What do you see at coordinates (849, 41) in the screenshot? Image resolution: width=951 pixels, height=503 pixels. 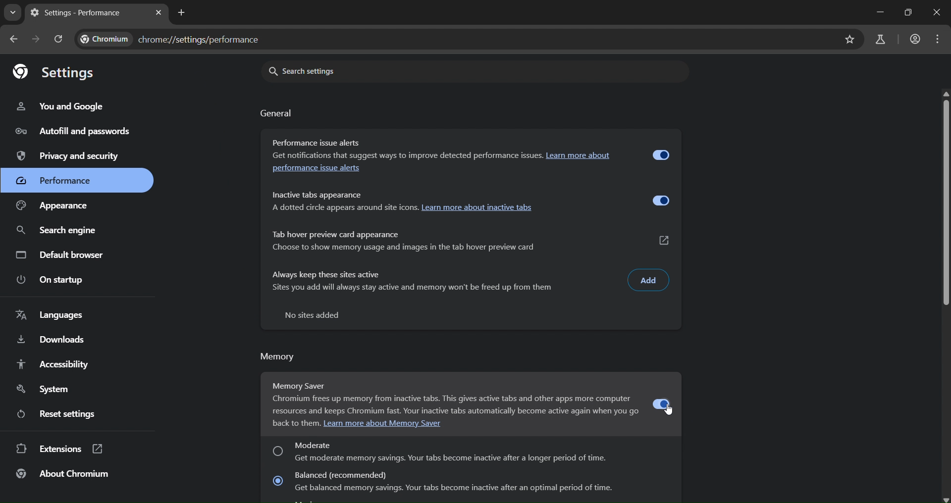 I see `bookmarks` at bounding box center [849, 41].